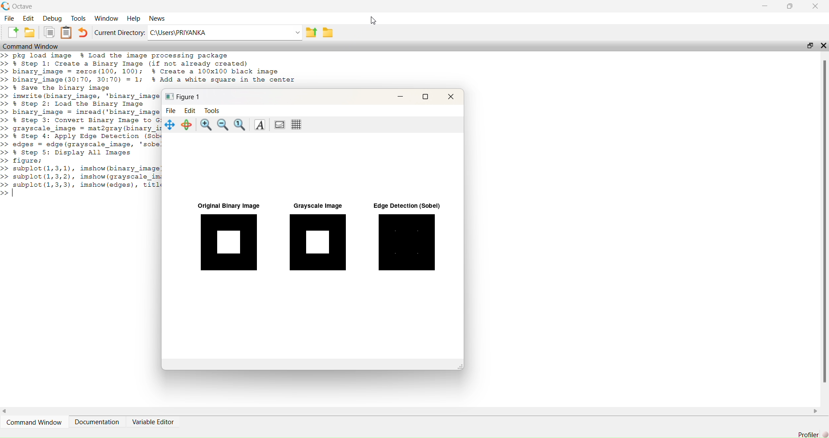 This screenshot has height=438, width=829. I want to click on File, so click(10, 18).